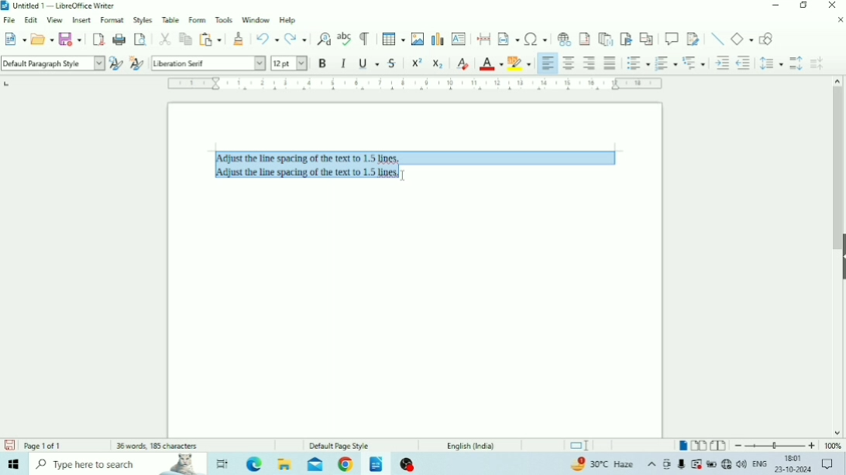  I want to click on LibreOffice Writer, so click(375, 464).